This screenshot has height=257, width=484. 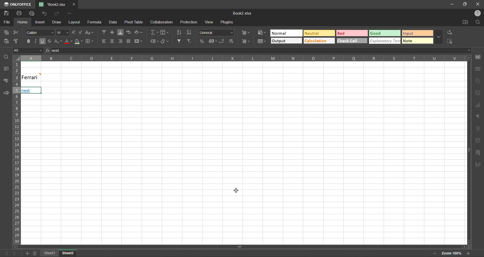 I want to click on redo, so click(x=57, y=13).